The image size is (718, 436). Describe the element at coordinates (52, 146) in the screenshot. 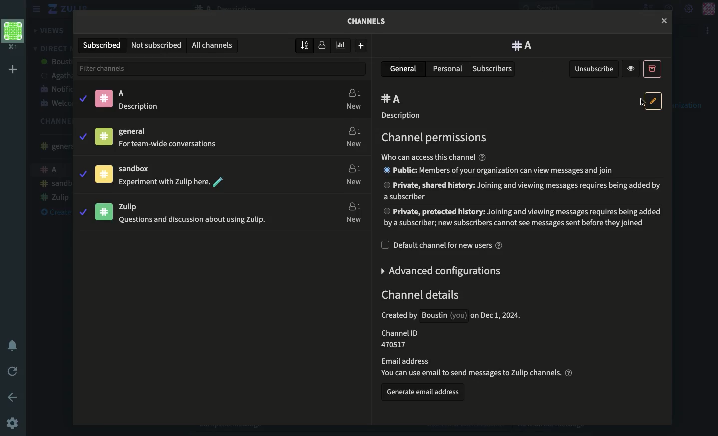

I see `General` at that location.